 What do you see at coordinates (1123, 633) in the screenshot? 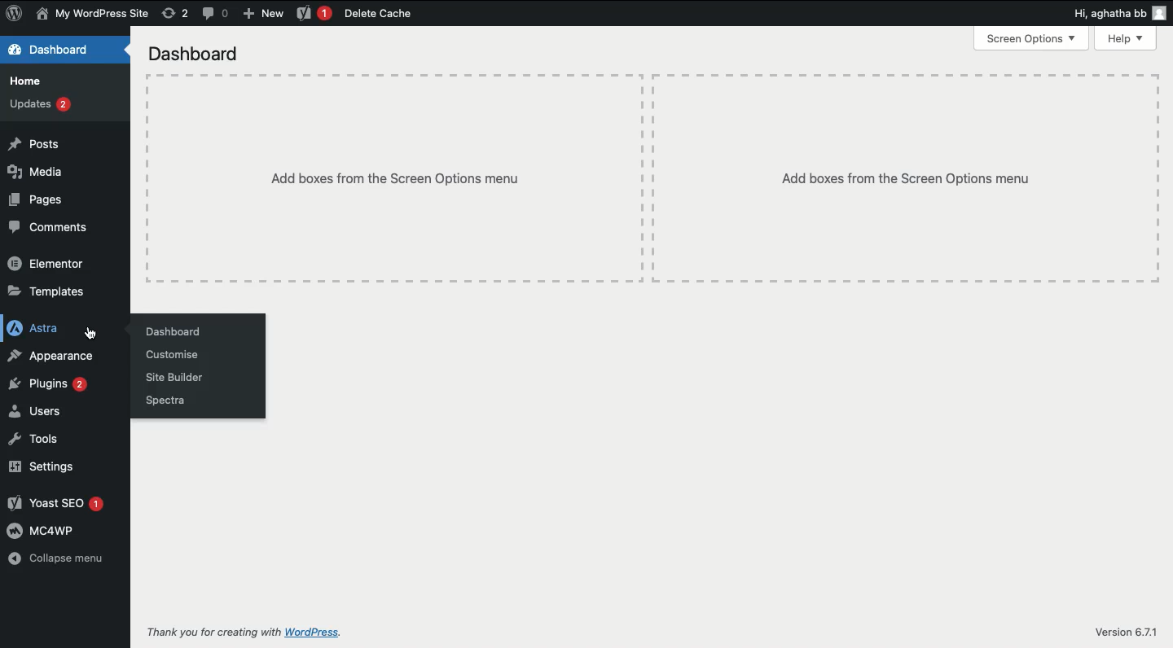
I see `Version 6.71` at bounding box center [1123, 633].